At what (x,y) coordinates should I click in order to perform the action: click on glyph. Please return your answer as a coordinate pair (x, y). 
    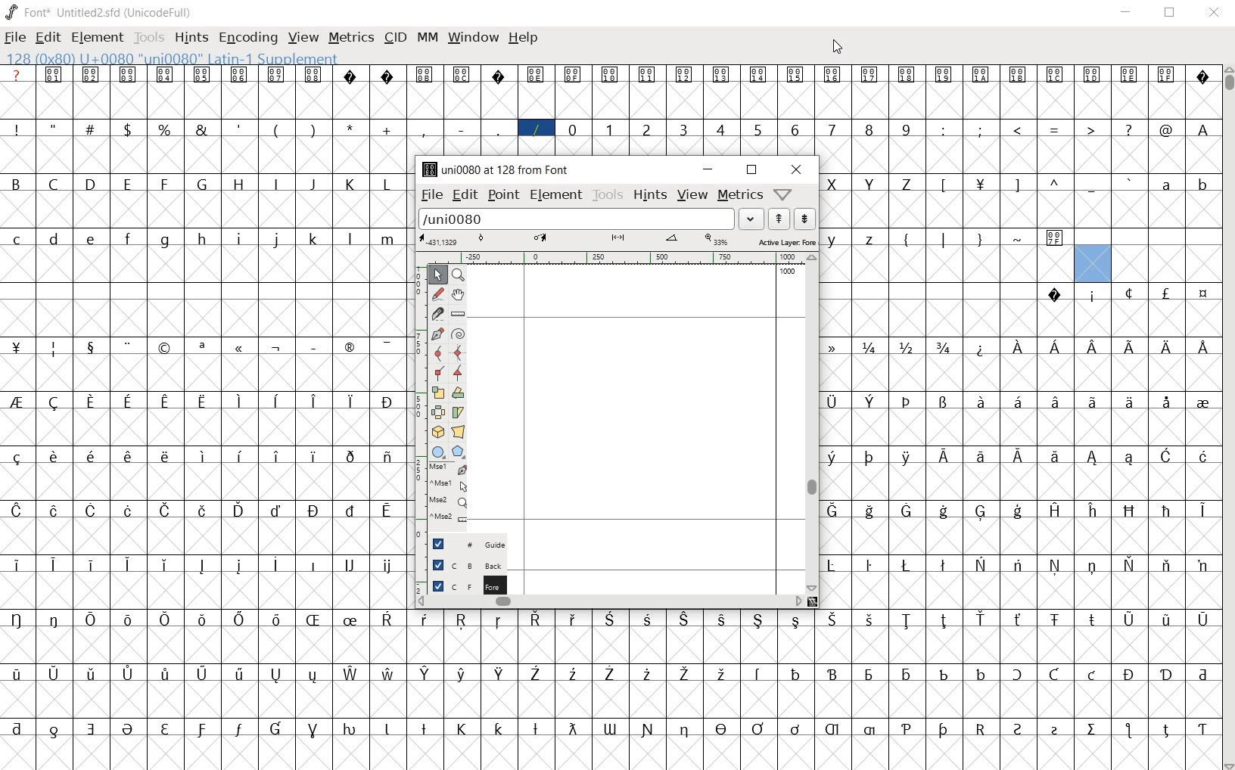
    Looking at the image, I should click on (16, 619).